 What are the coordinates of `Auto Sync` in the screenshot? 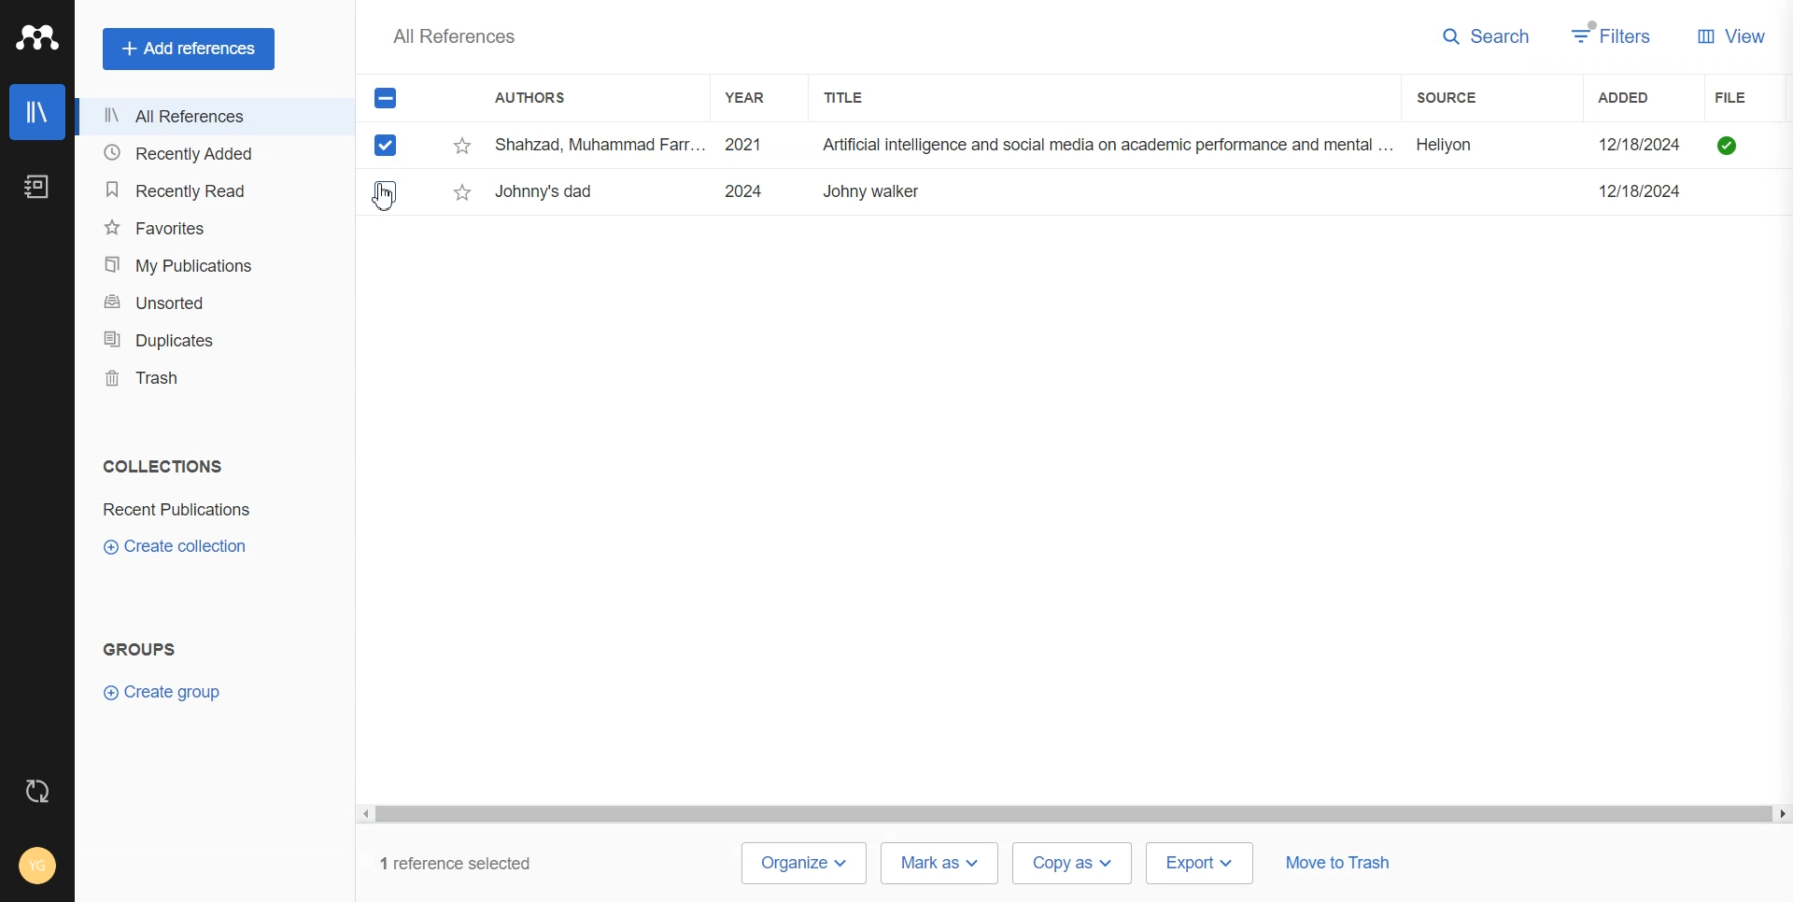 It's located at (38, 791).